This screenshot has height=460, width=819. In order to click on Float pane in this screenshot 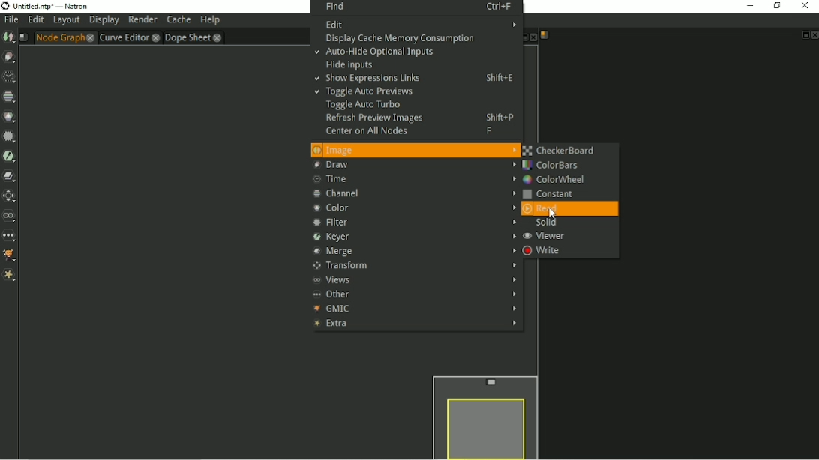, I will do `click(520, 38)`.